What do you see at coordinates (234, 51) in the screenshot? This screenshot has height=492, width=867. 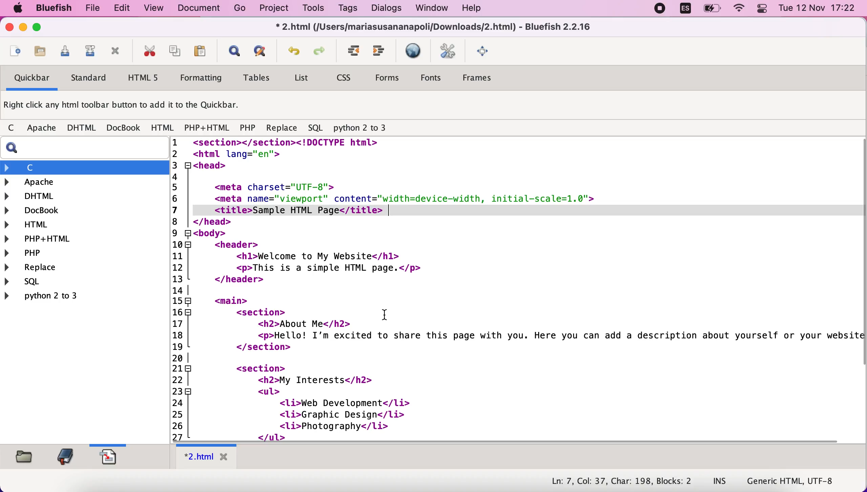 I see `show side bar` at bounding box center [234, 51].